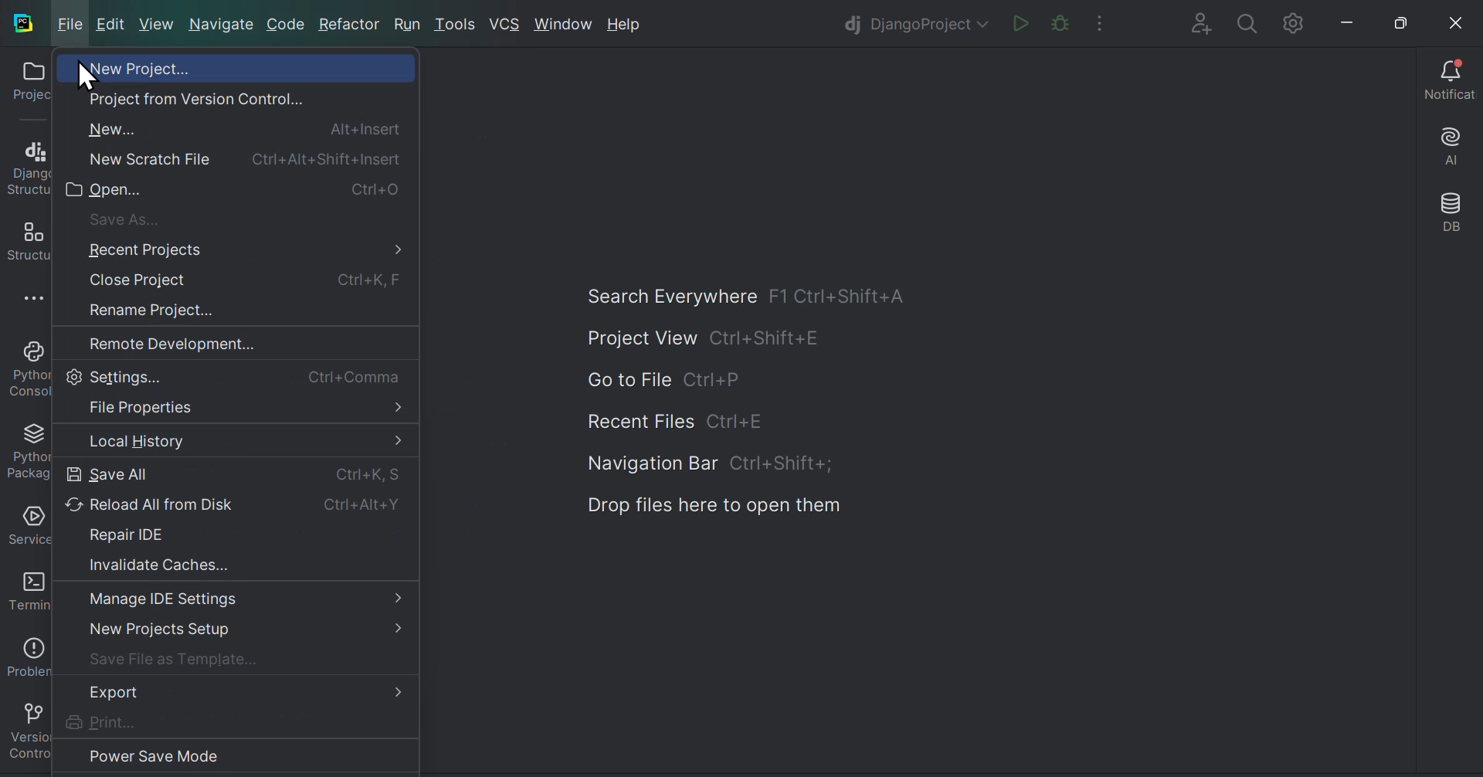 Image resolution: width=1483 pixels, height=777 pixels. Describe the element at coordinates (242, 693) in the screenshot. I see `Export` at that location.